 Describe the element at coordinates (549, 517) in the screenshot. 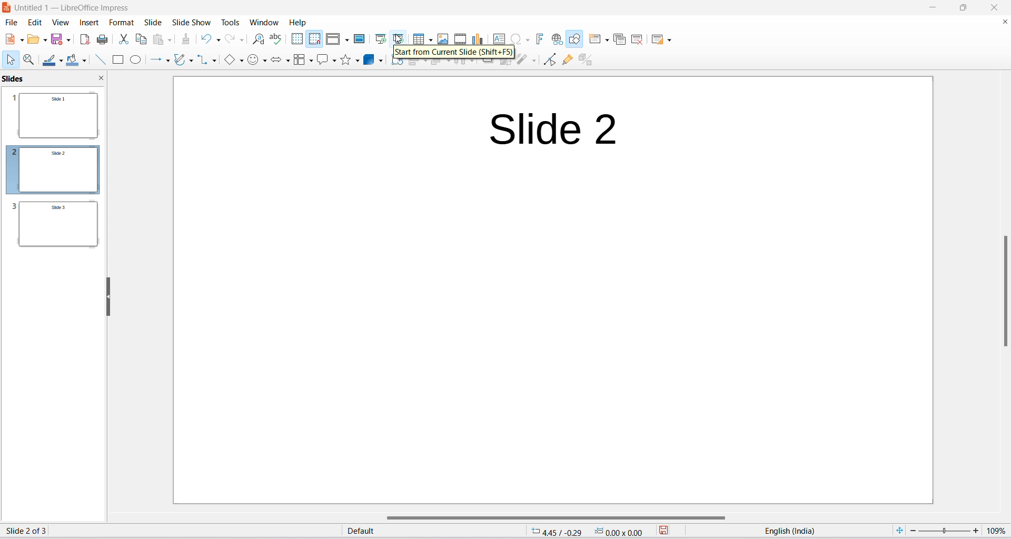

I see `horizontal scrollbar` at that location.